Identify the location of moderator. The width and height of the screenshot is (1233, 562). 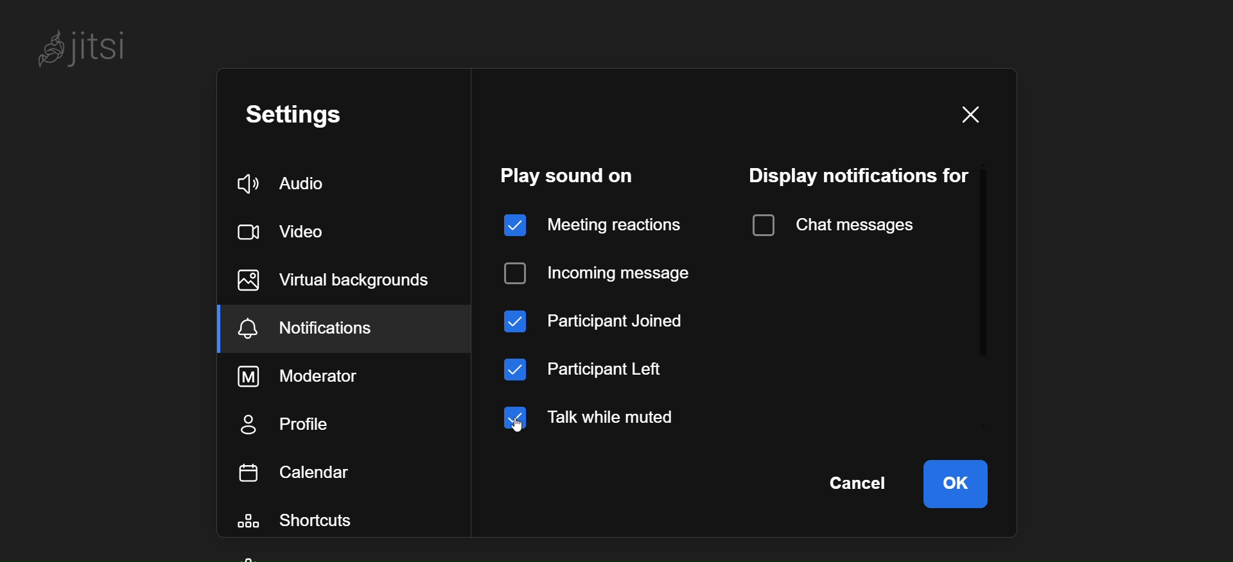
(301, 377).